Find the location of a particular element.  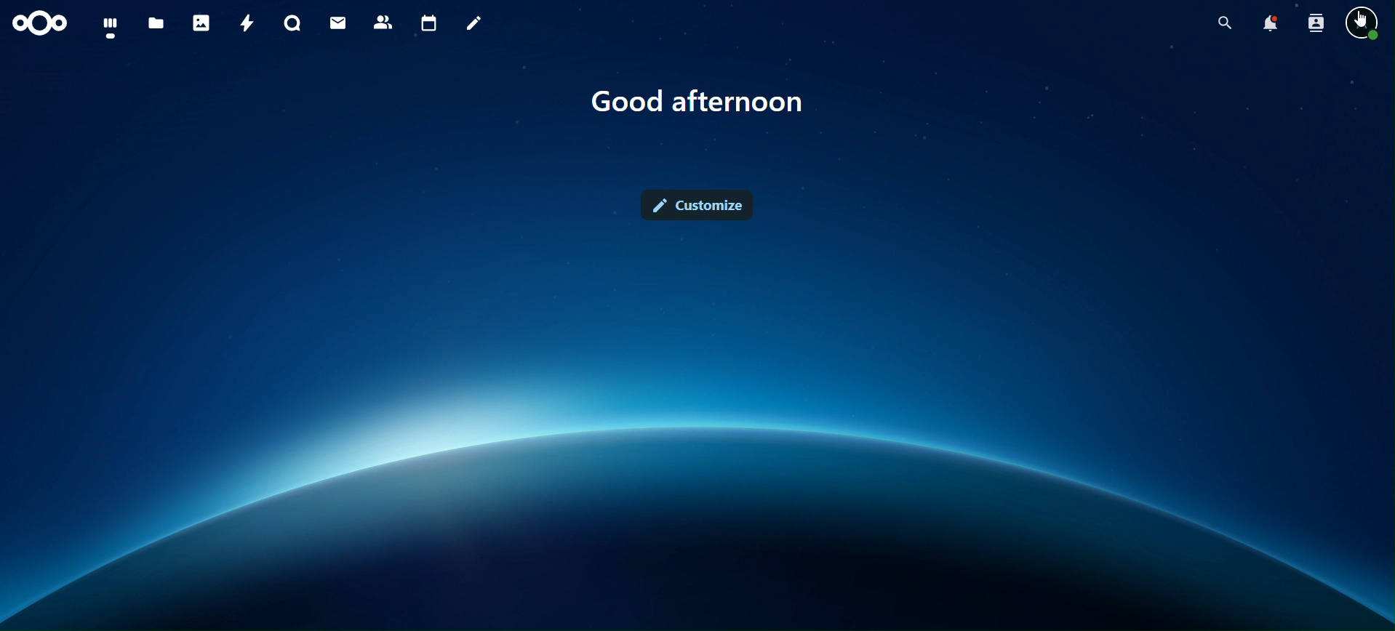

icon is located at coordinates (43, 23).